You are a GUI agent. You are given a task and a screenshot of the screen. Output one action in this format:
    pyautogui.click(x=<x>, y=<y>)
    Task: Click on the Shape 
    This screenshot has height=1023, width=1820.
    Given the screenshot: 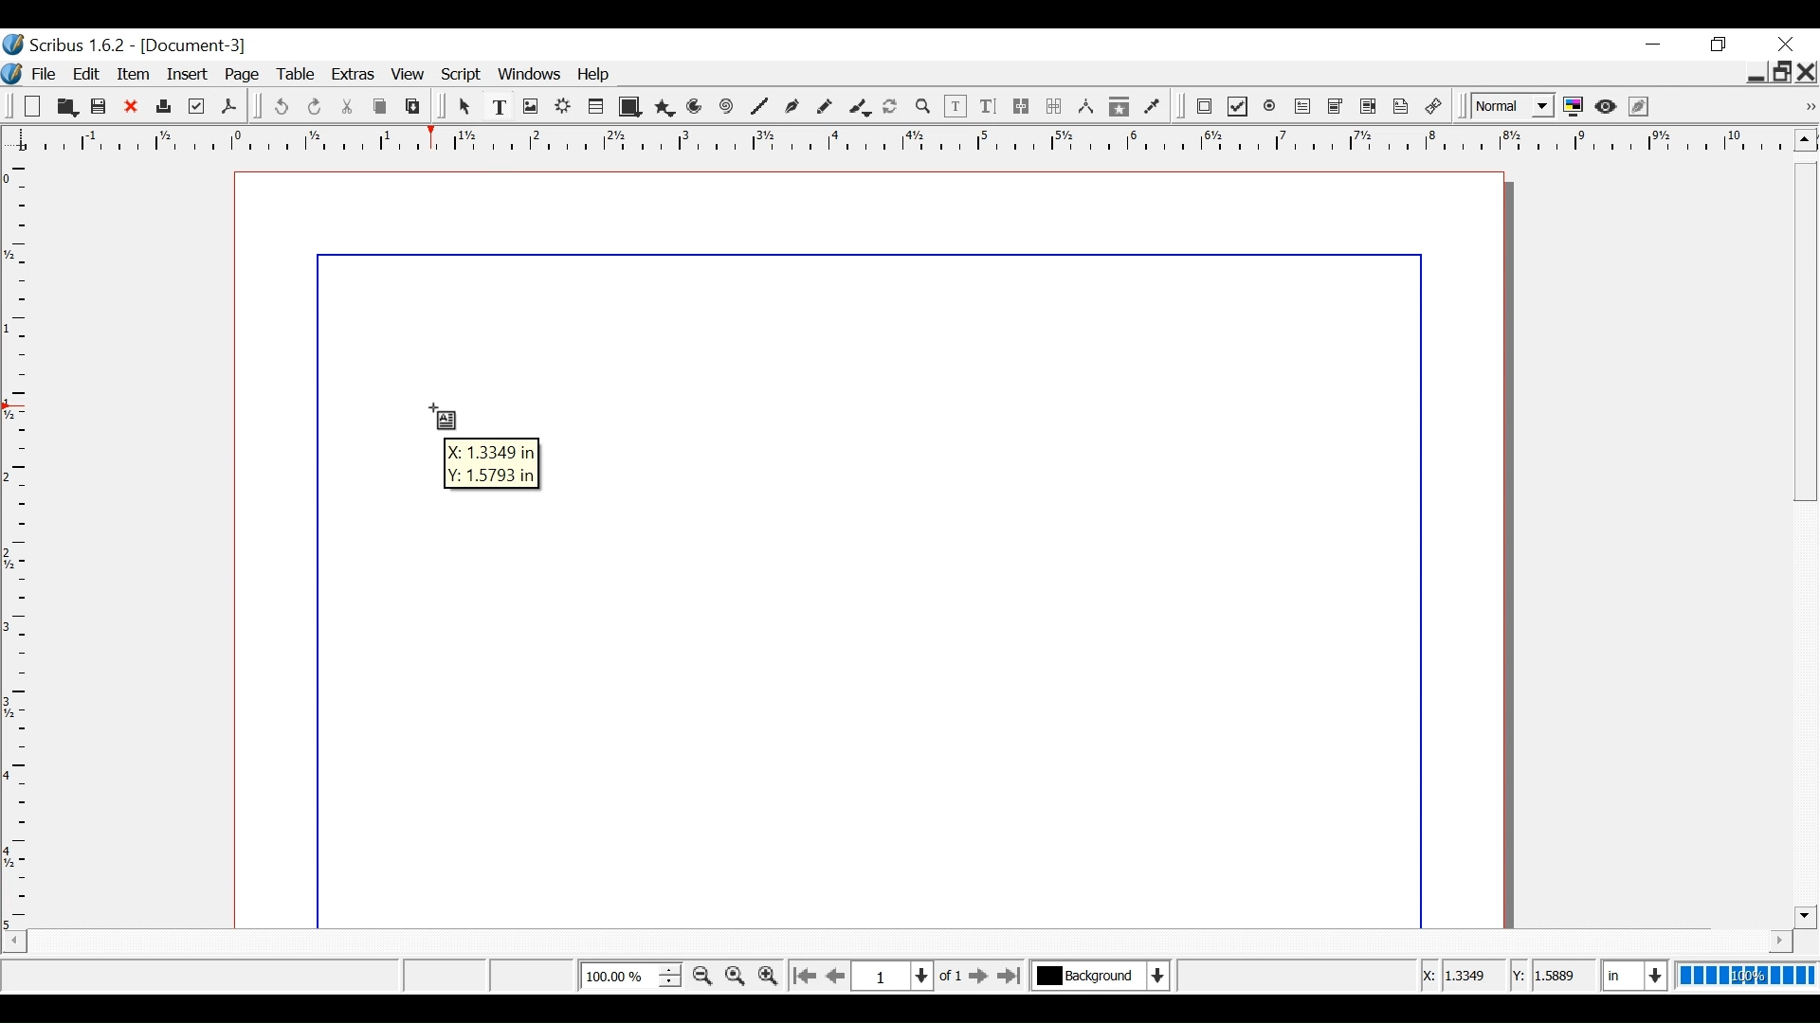 What is the action you would take?
    pyautogui.click(x=632, y=107)
    